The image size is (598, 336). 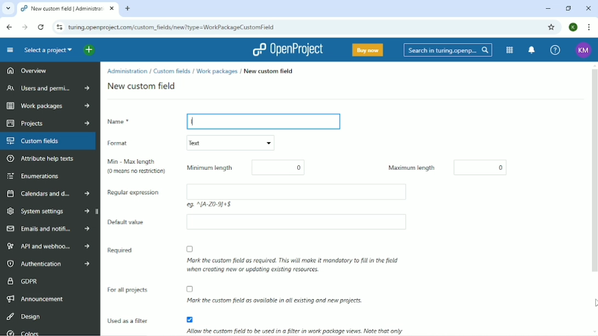 What do you see at coordinates (24, 316) in the screenshot?
I see `Design` at bounding box center [24, 316].